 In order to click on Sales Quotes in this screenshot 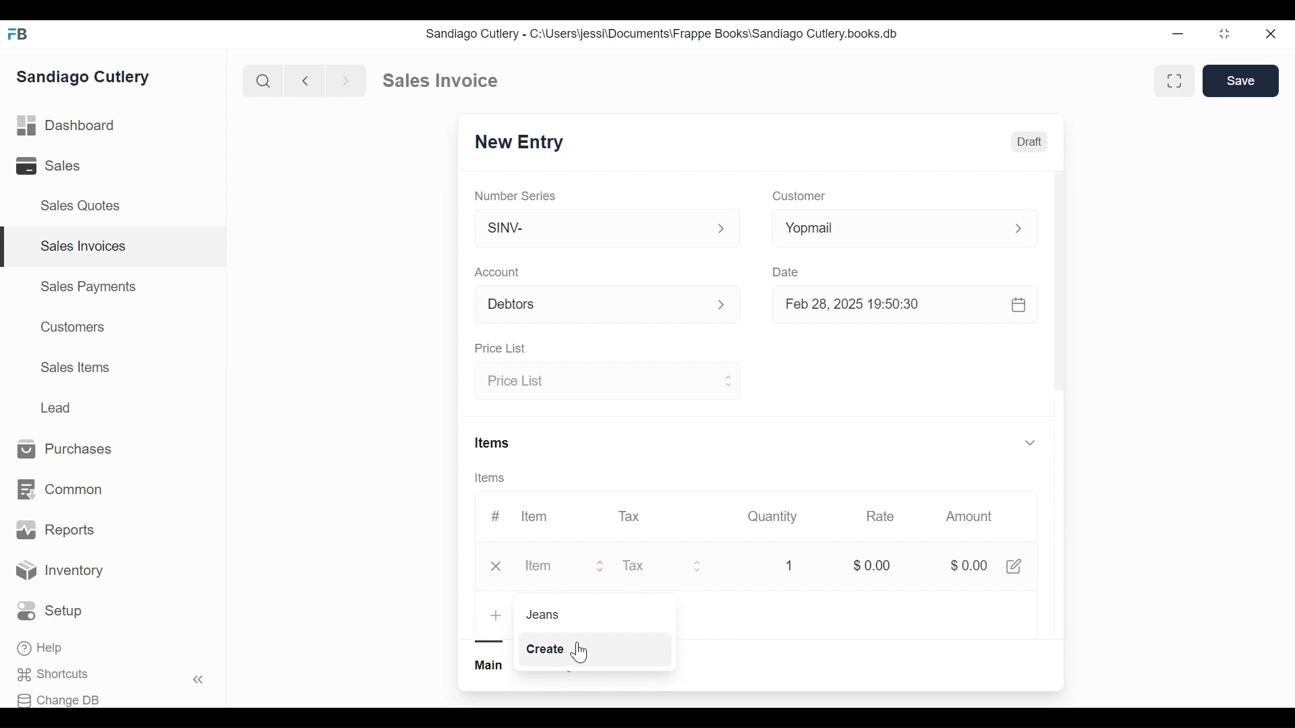, I will do `click(85, 206)`.